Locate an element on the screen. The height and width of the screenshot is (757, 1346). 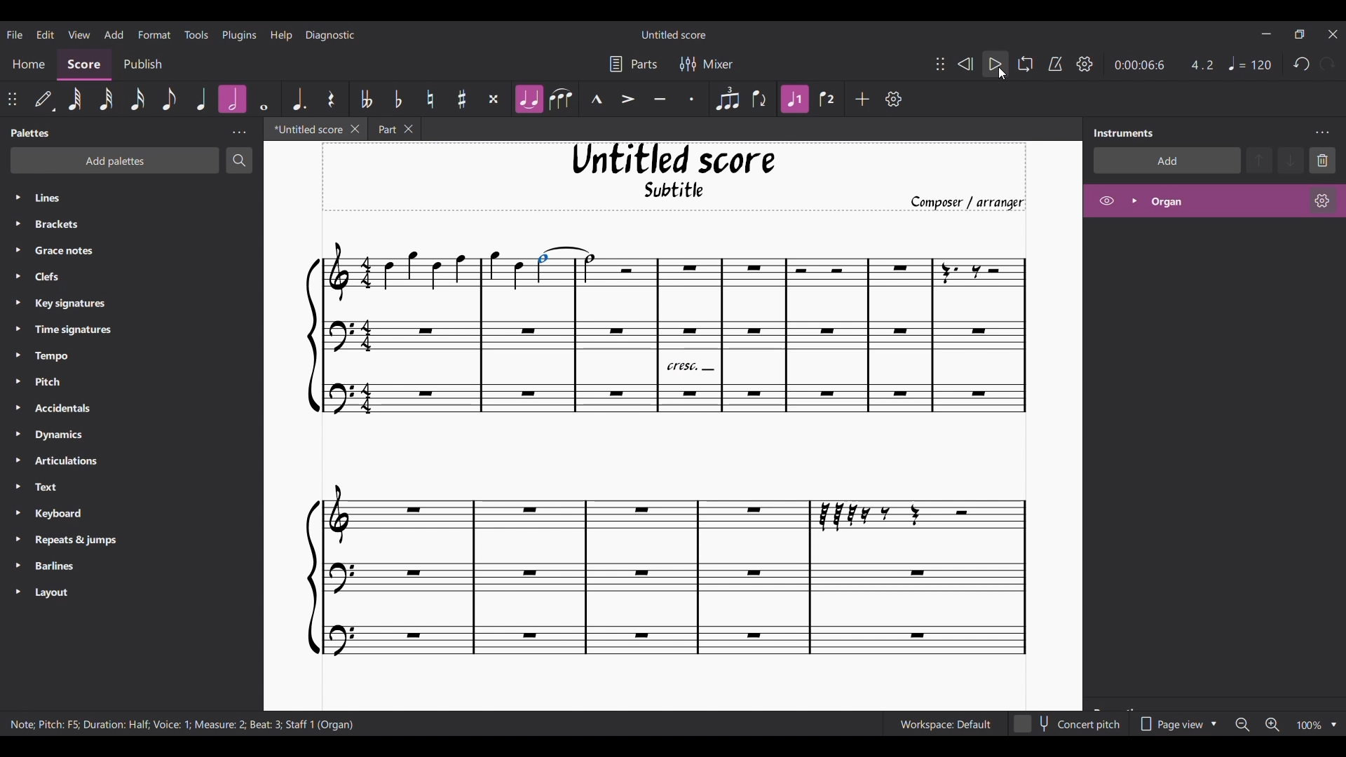
8th note is located at coordinates (169, 98).